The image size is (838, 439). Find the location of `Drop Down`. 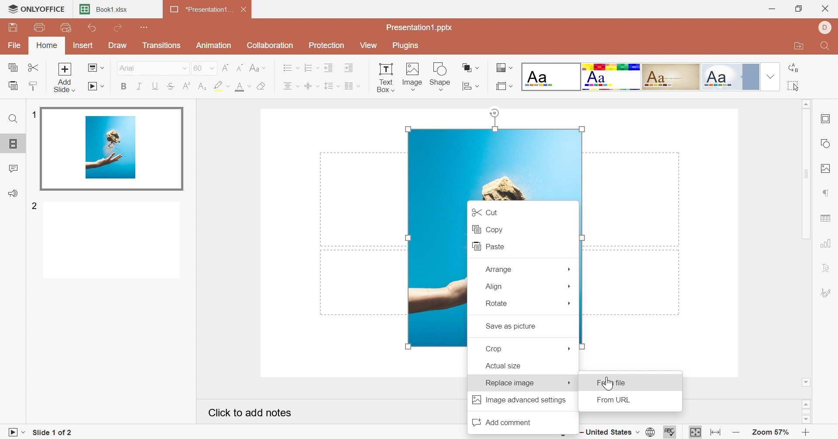

Drop Down is located at coordinates (570, 304).